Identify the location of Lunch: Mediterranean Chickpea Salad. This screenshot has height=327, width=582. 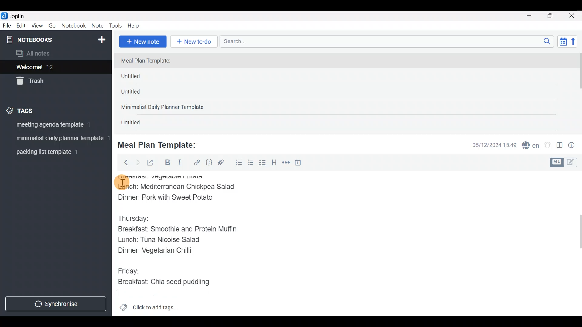
(180, 186).